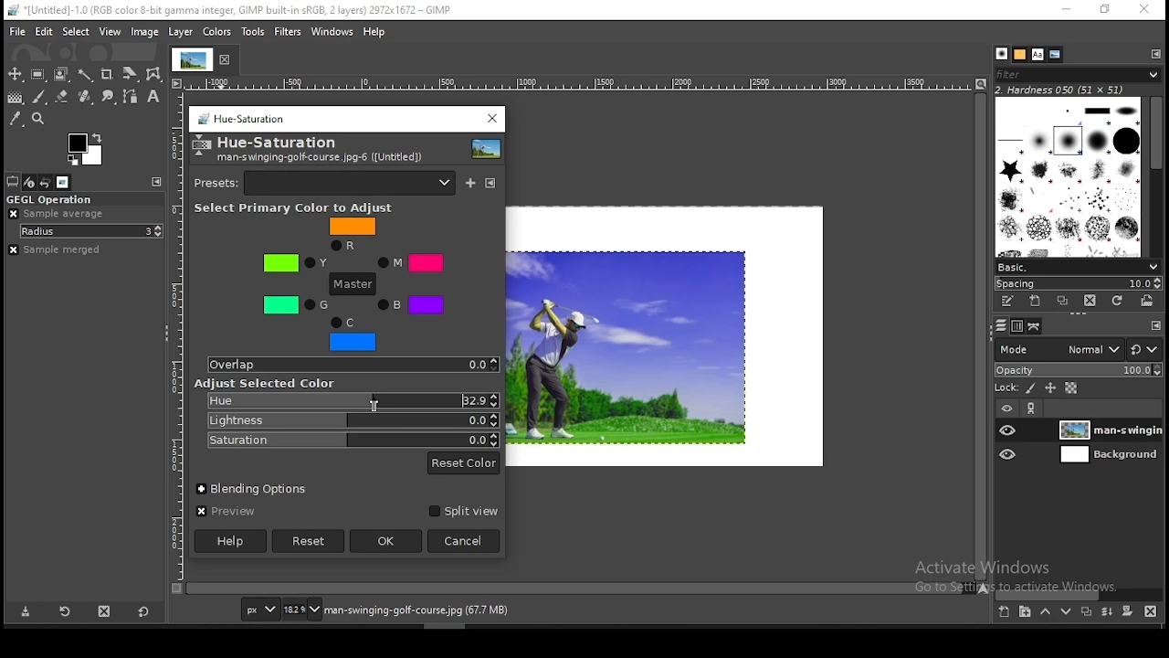 This screenshot has height=658, width=1169. I want to click on G, so click(295, 305).